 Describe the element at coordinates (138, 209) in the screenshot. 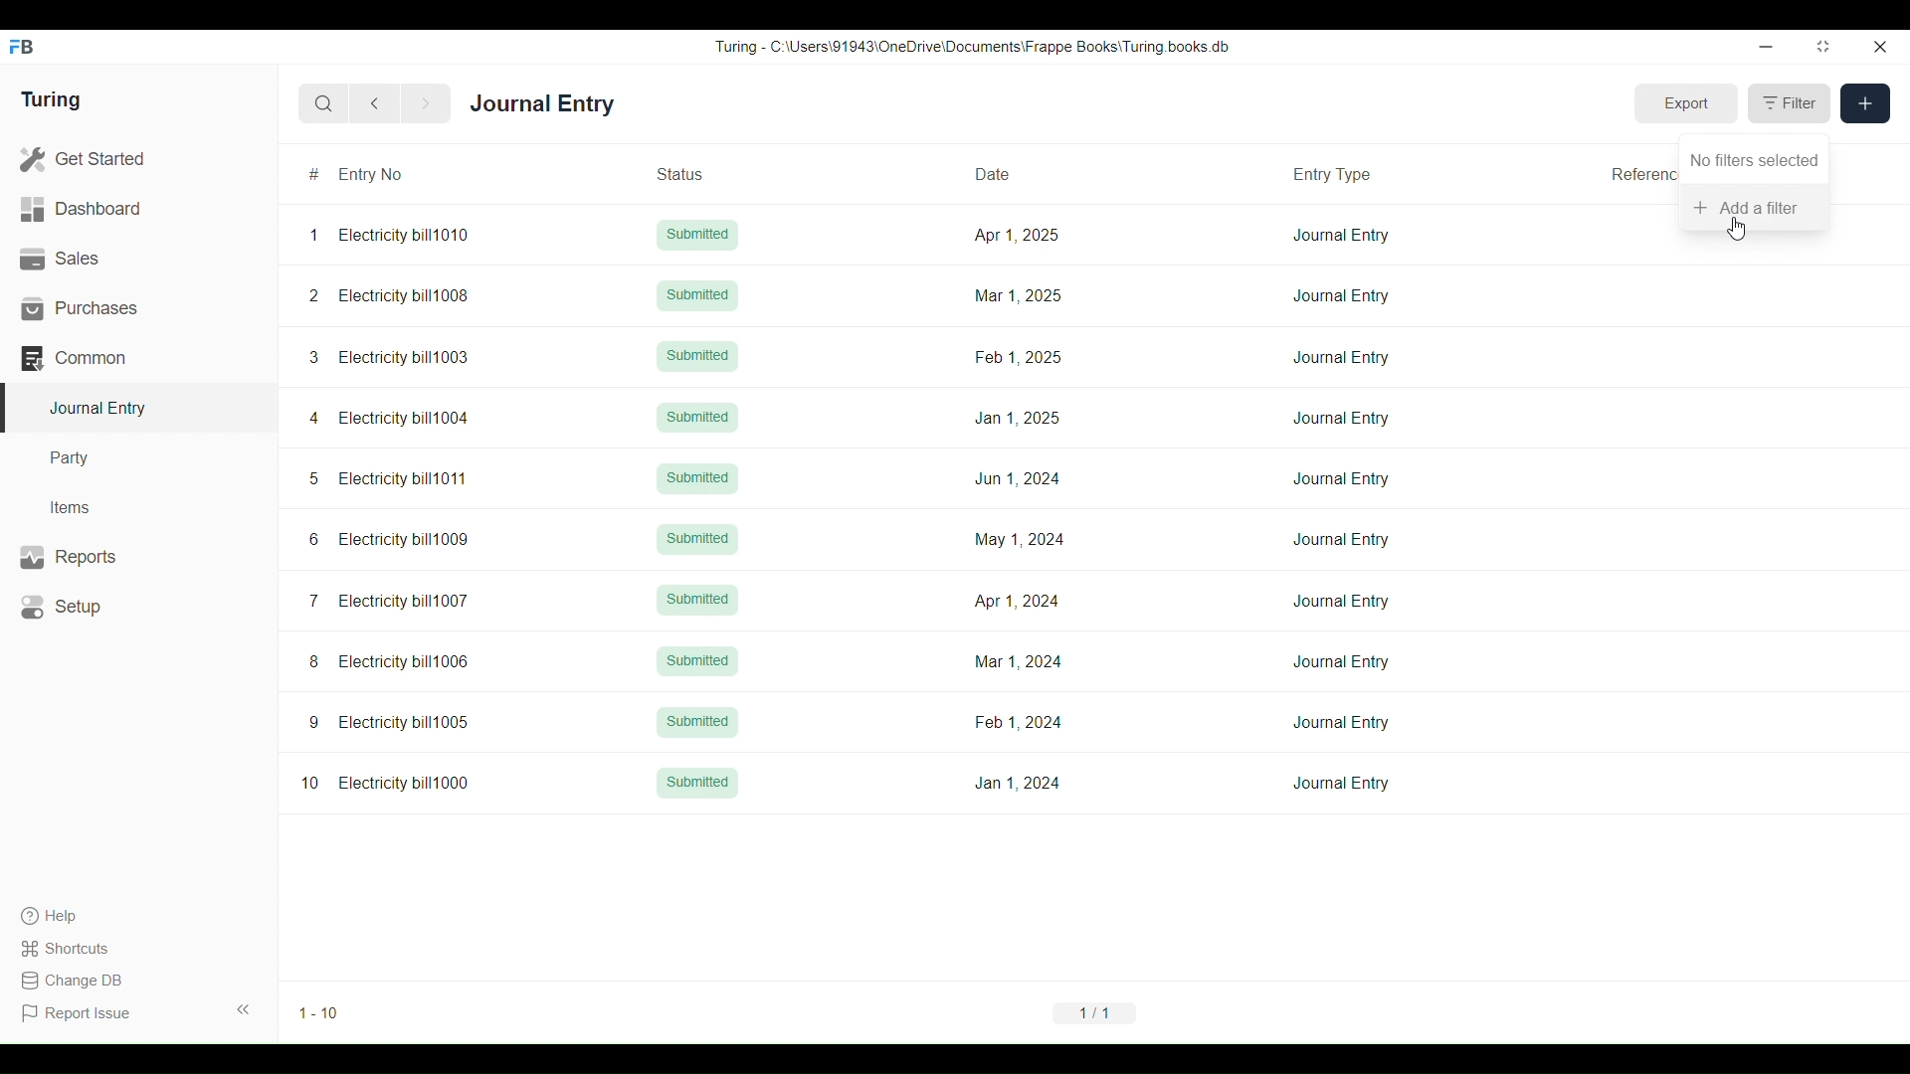

I see `Dashboard` at that location.